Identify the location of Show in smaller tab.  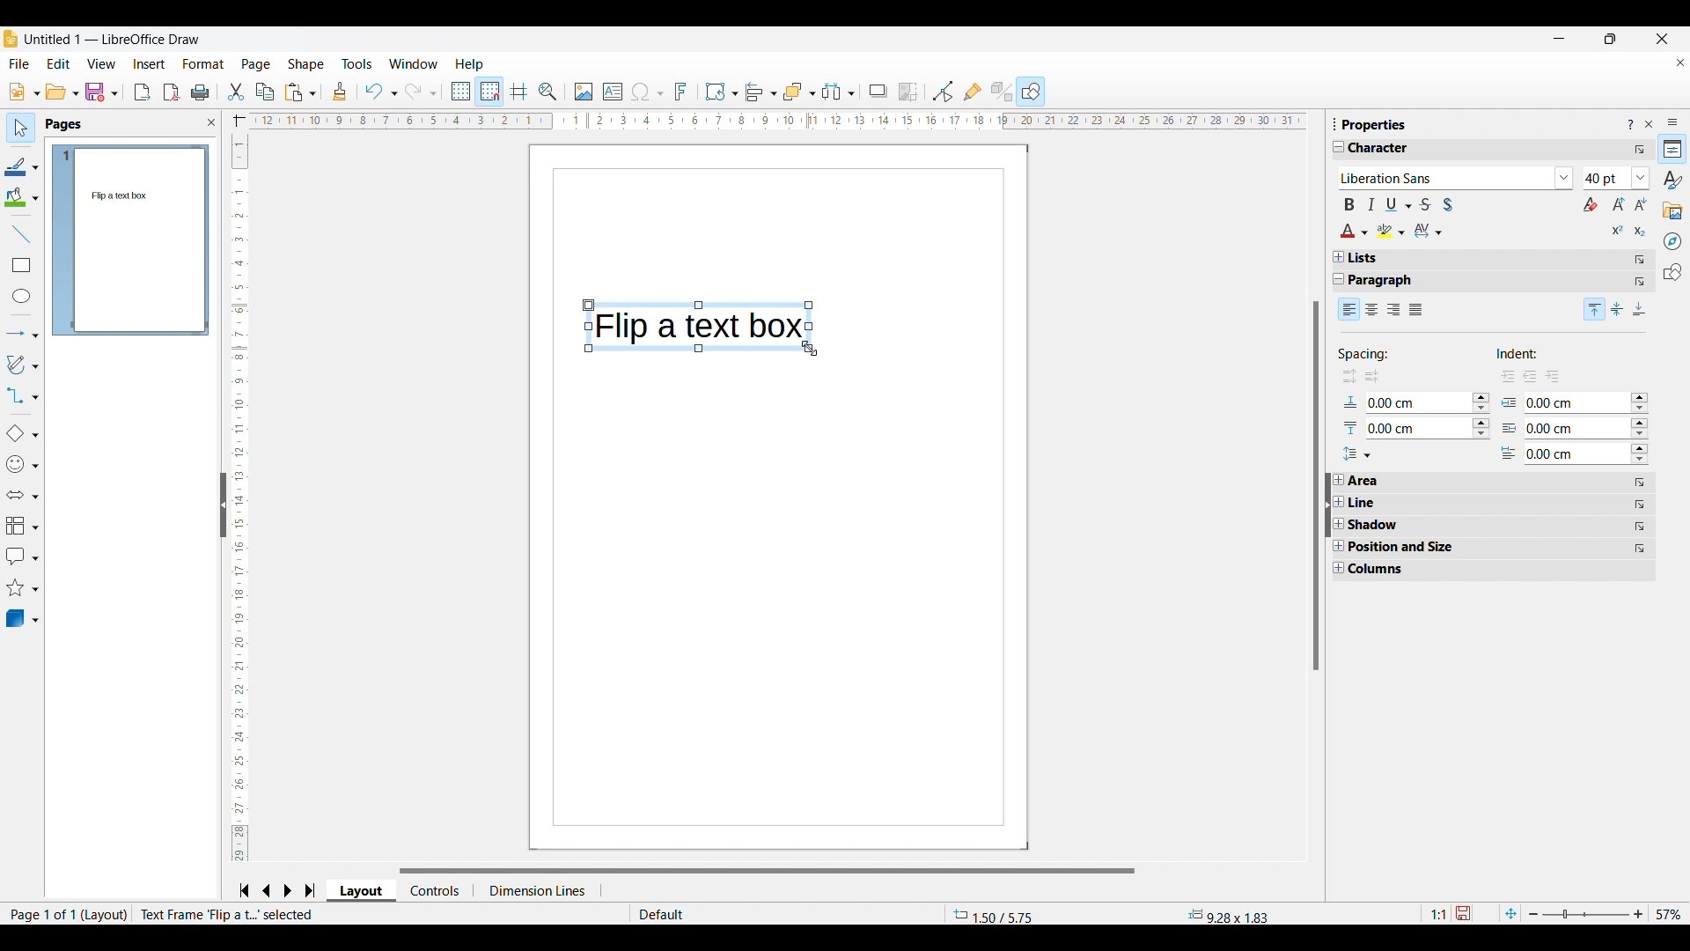
(1611, 39).